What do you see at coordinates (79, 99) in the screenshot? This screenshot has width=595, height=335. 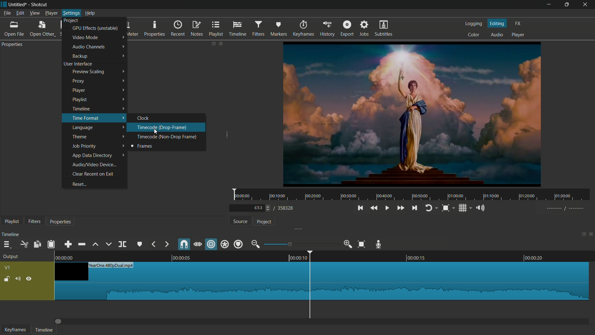 I see `playlist` at bounding box center [79, 99].